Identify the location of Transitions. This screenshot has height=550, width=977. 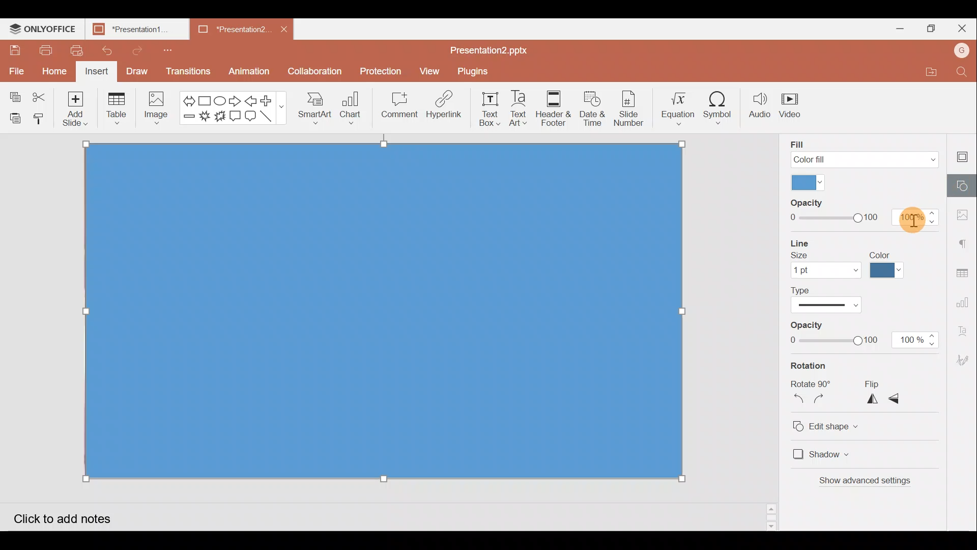
(187, 71).